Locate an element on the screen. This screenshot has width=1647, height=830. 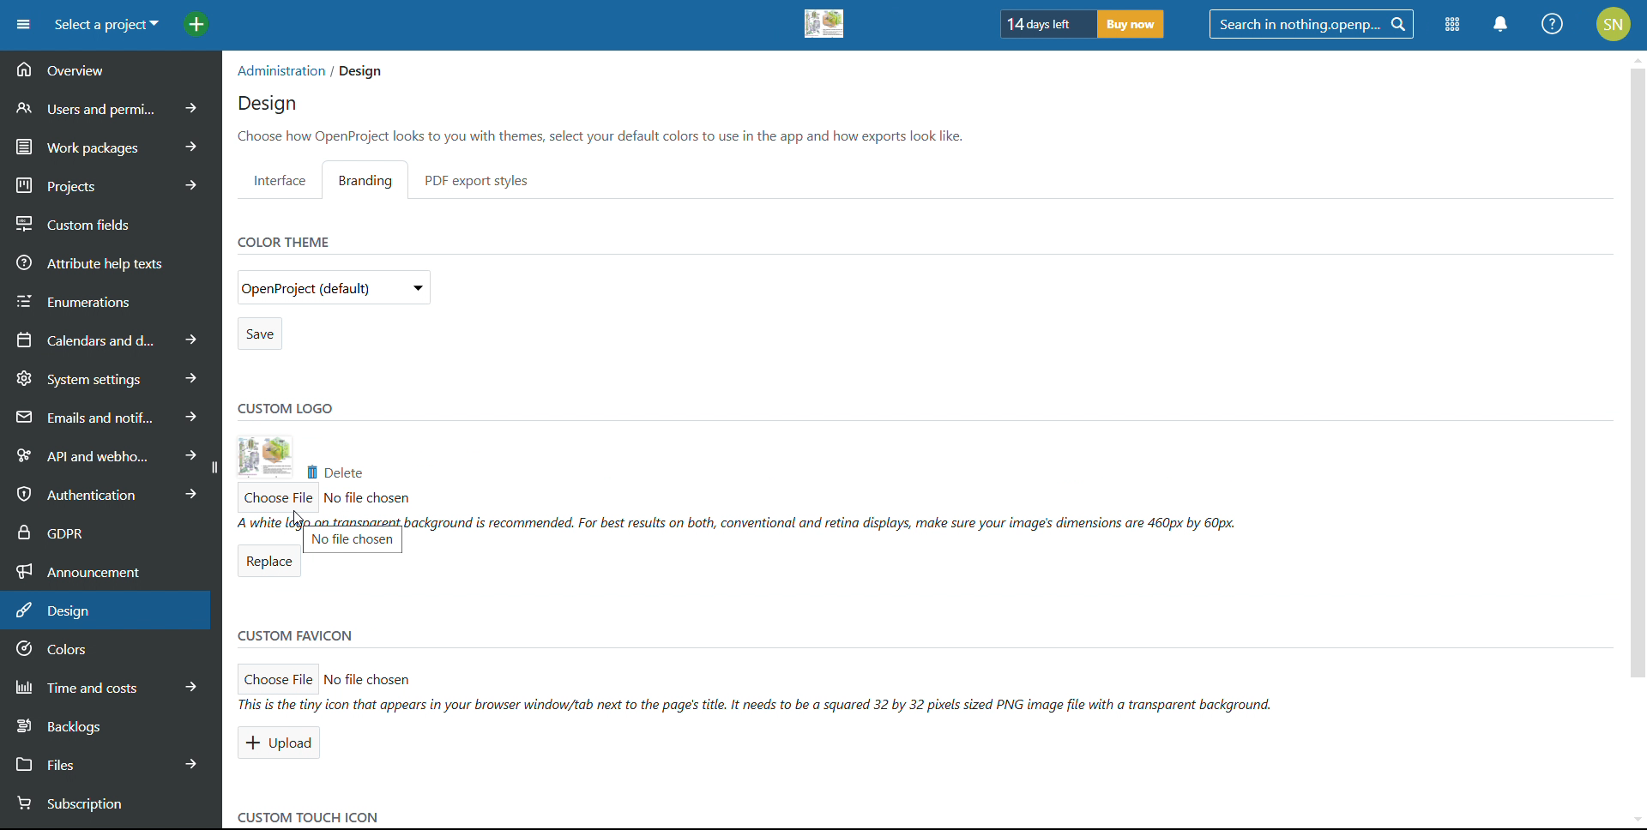
system settings is located at coordinates (110, 377).